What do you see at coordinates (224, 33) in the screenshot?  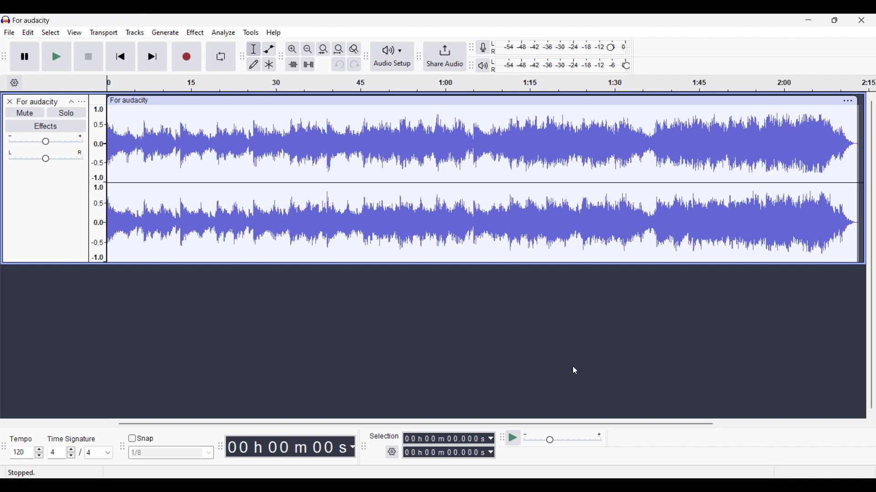 I see `Analyze menu` at bounding box center [224, 33].